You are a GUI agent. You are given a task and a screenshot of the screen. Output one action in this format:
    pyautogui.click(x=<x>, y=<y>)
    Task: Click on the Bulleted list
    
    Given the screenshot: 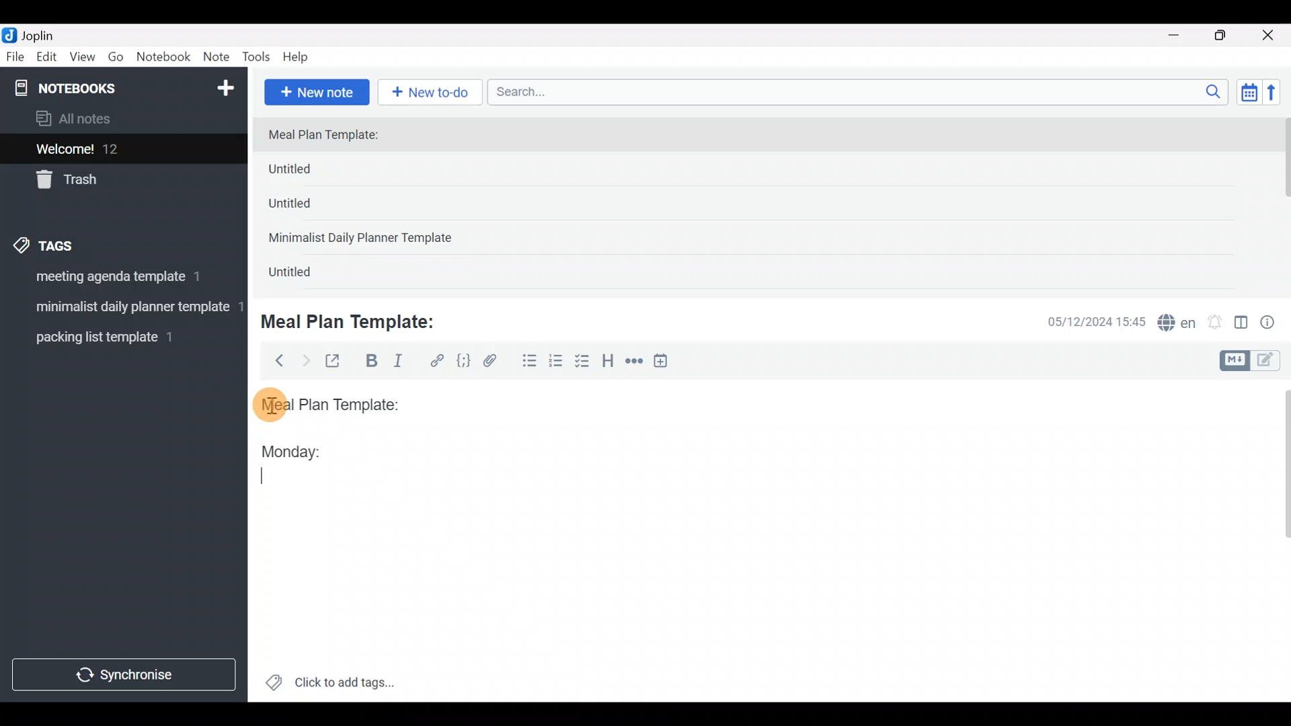 What is the action you would take?
    pyautogui.click(x=526, y=362)
    